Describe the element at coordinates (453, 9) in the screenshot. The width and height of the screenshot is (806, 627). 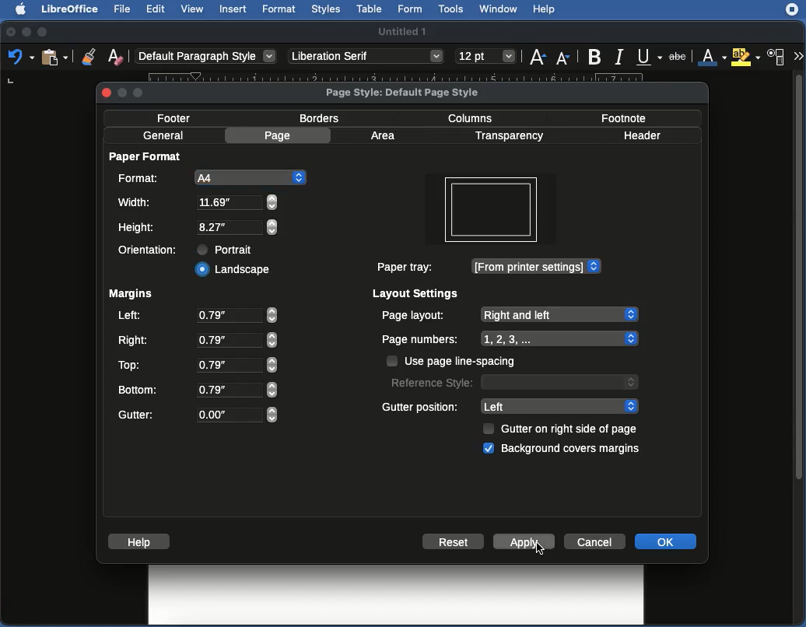
I see `Tools` at that location.